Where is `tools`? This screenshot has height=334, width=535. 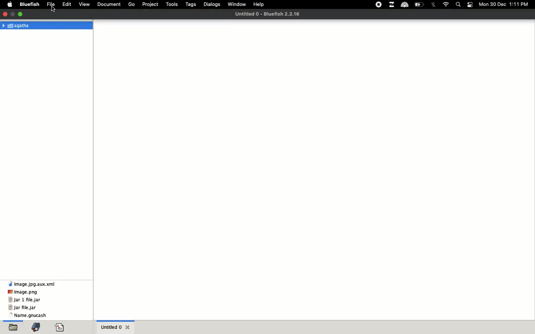
tools is located at coordinates (172, 4).